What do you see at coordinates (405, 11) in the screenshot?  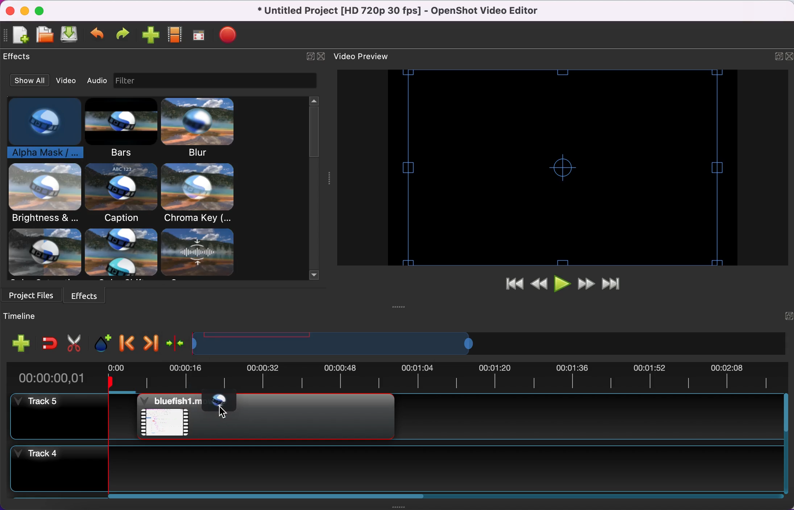 I see `title` at bounding box center [405, 11].